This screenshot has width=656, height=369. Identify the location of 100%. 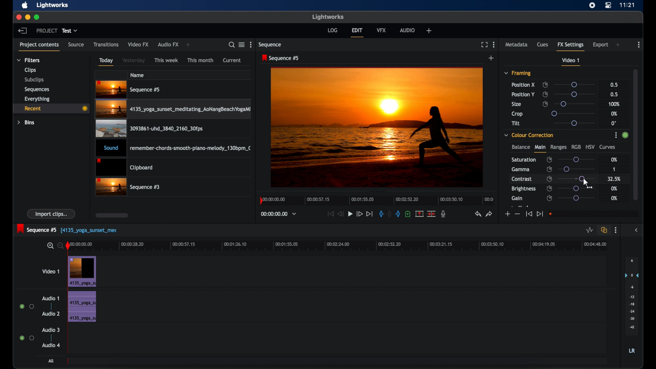
(614, 105).